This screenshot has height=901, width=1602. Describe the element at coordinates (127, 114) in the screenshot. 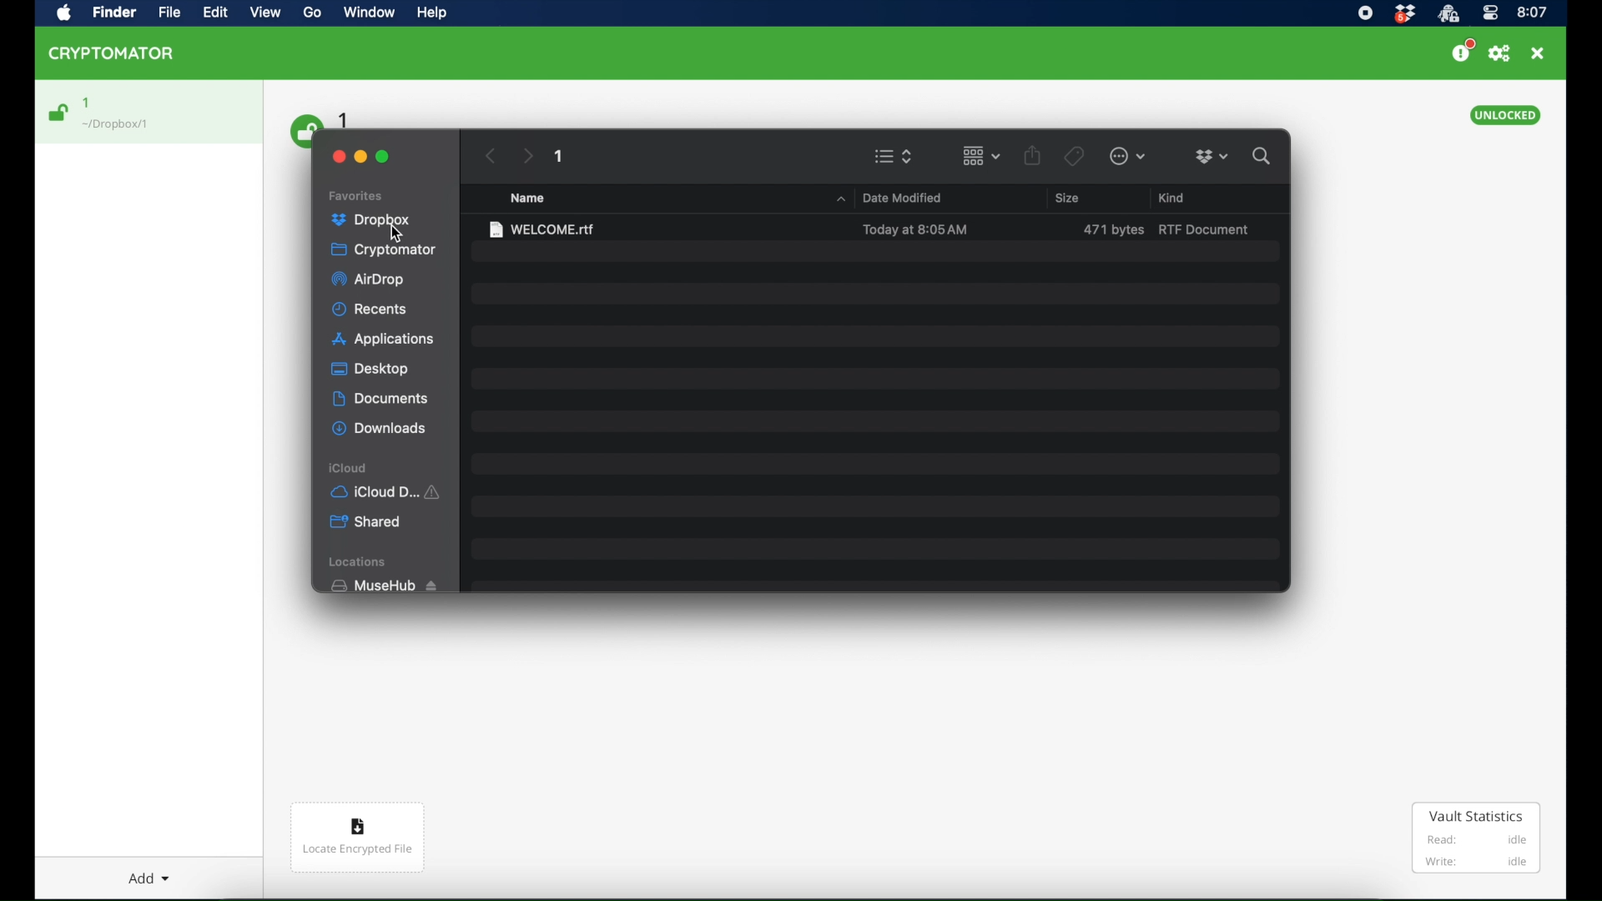

I see `1 Dropbox/1` at that location.